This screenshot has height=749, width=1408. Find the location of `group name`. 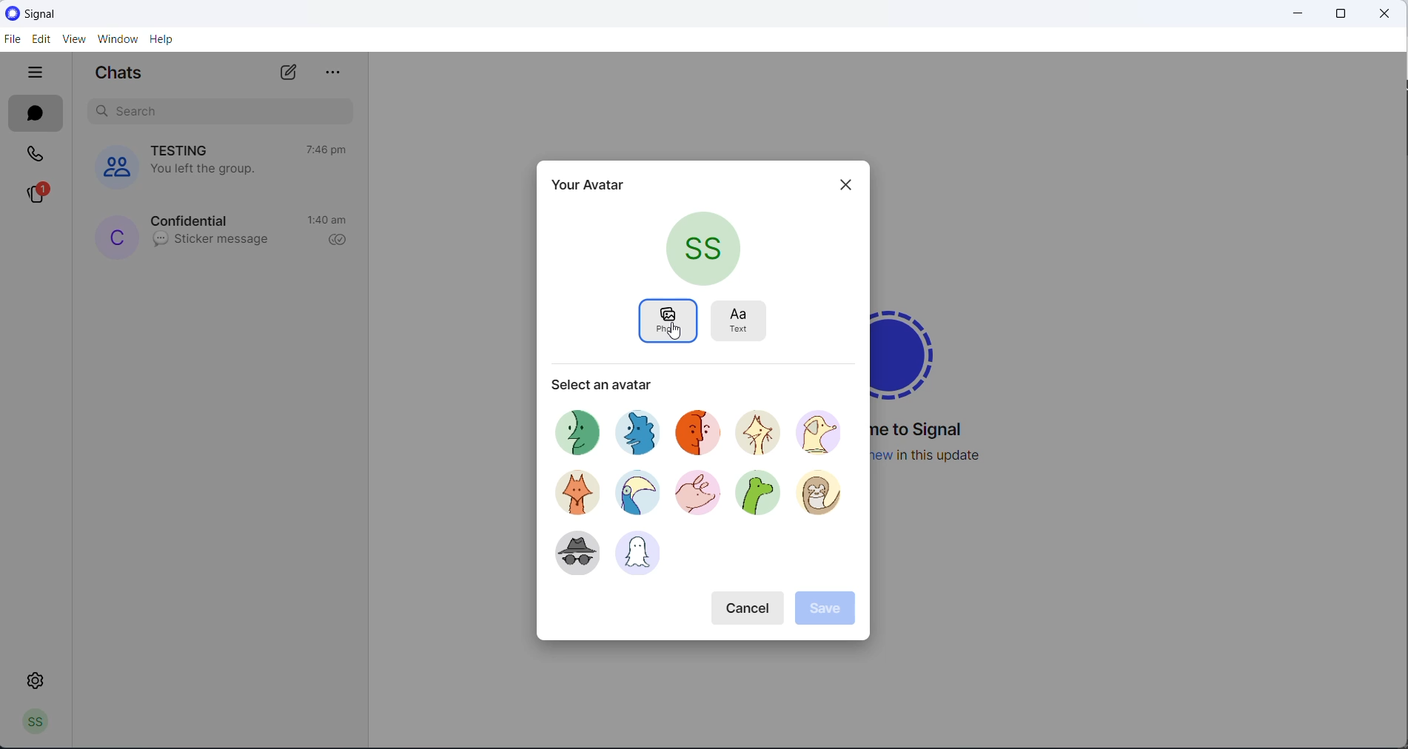

group name is located at coordinates (182, 150).